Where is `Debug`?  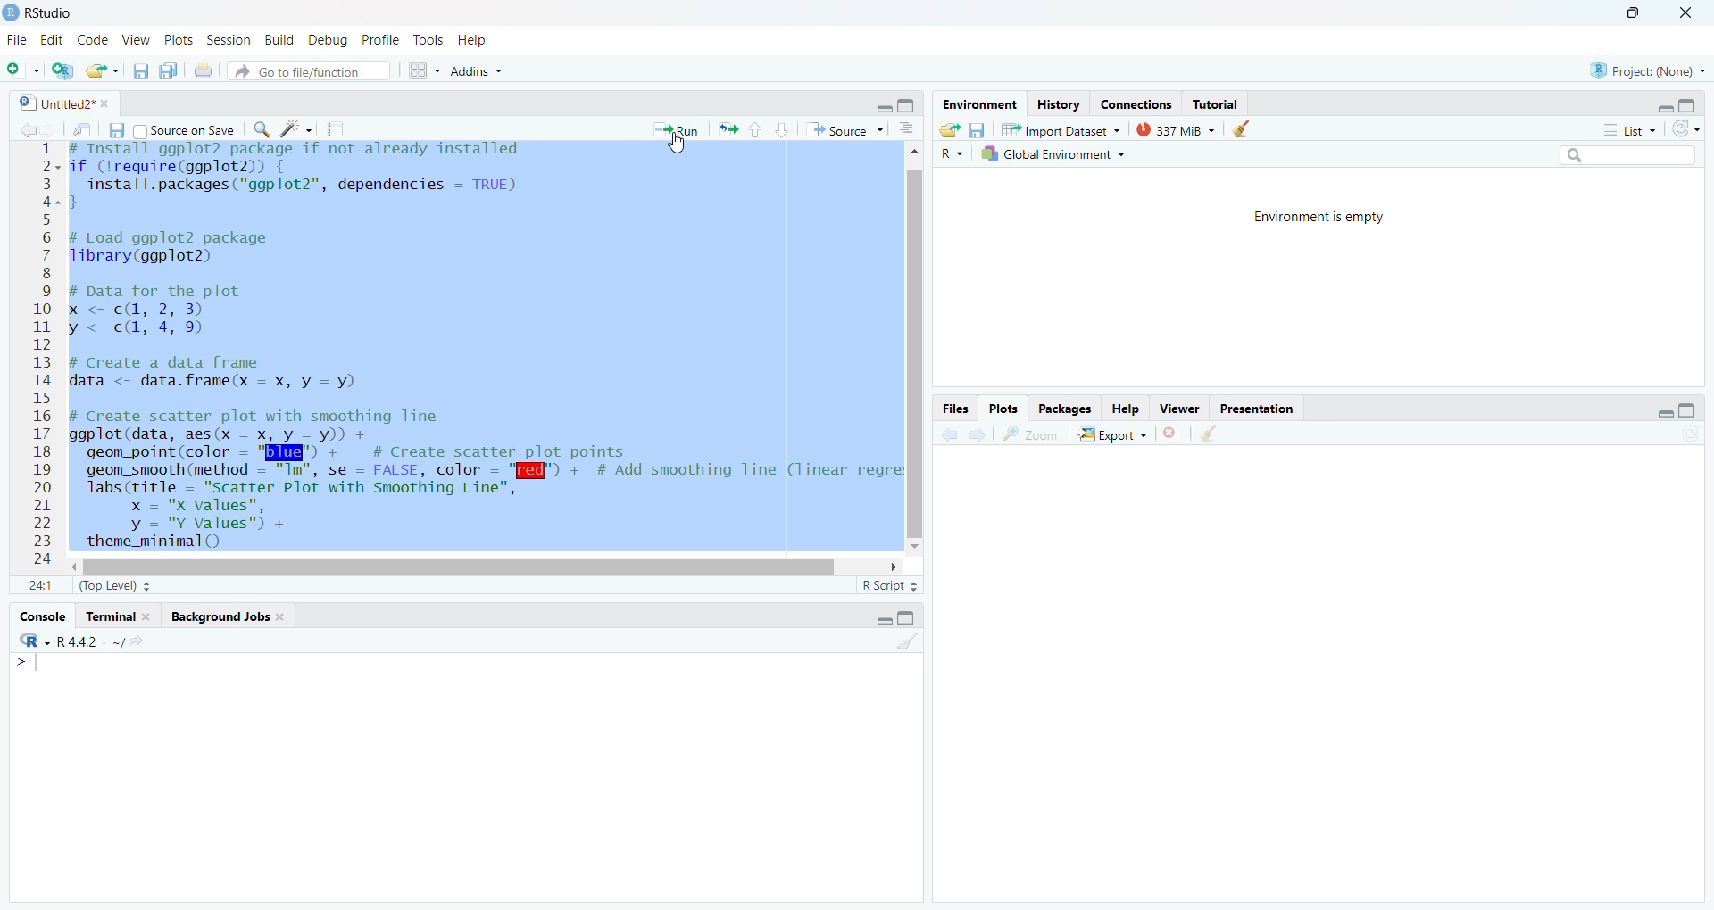
Debug is located at coordinates (328, 39).